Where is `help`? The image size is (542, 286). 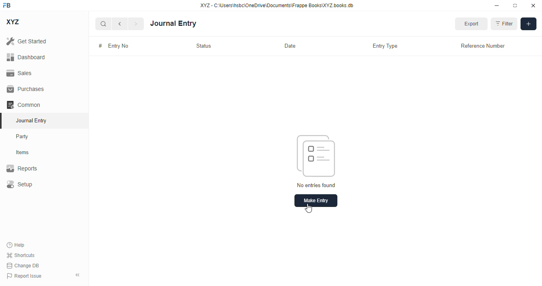 help is located at coordinates (16, 245).